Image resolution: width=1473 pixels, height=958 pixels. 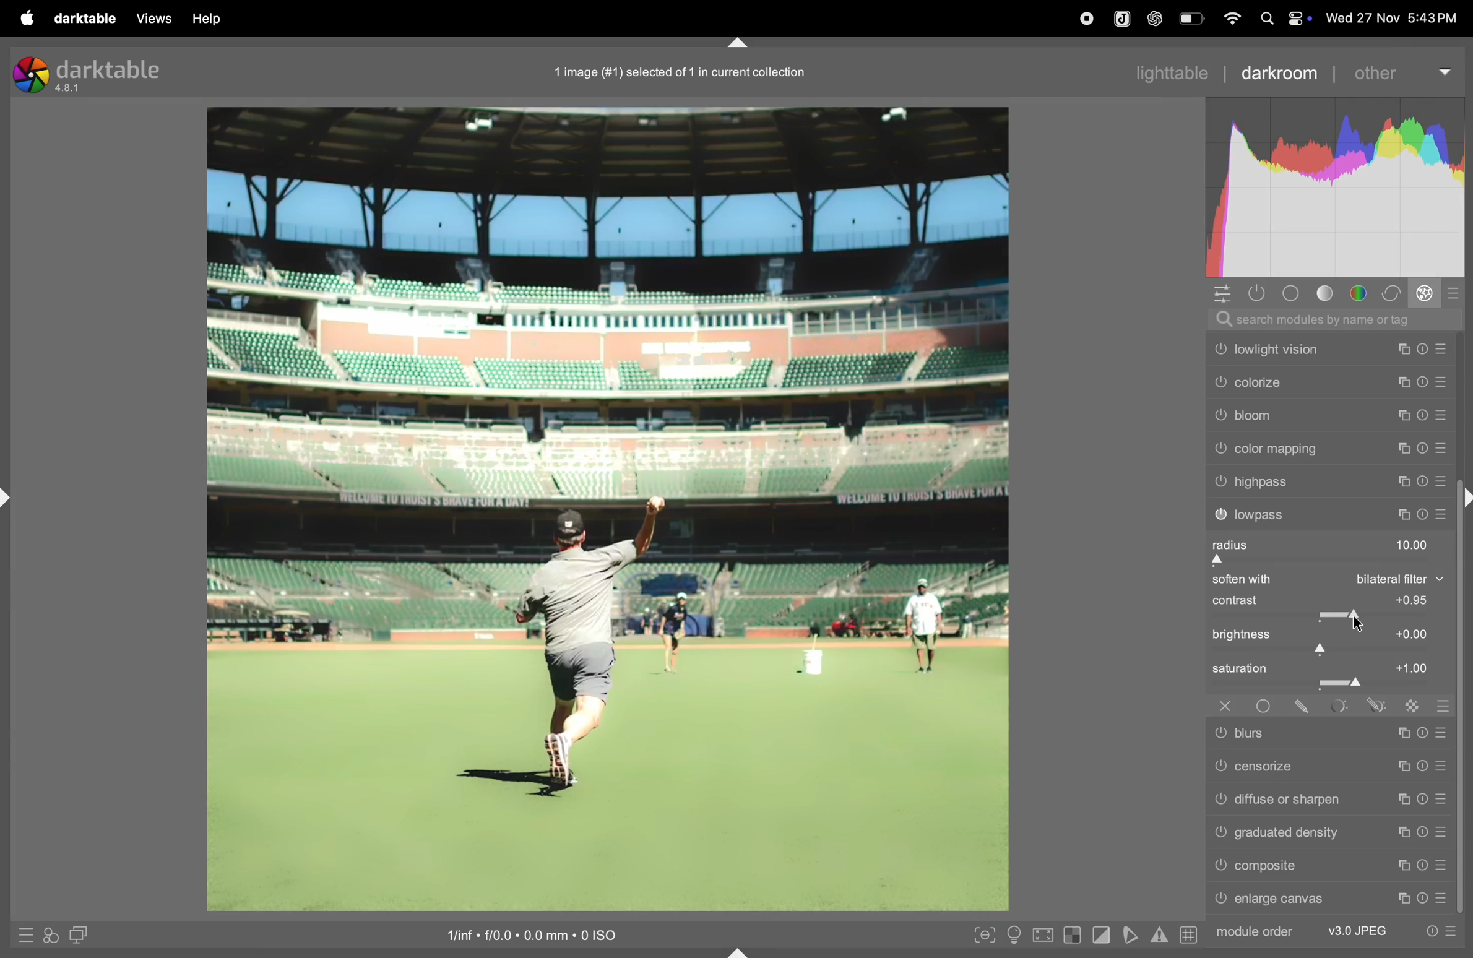 What do you see at coordinates (1323, 550) in the screenshot?
I see `radius` at bounding box center [1323, 550].